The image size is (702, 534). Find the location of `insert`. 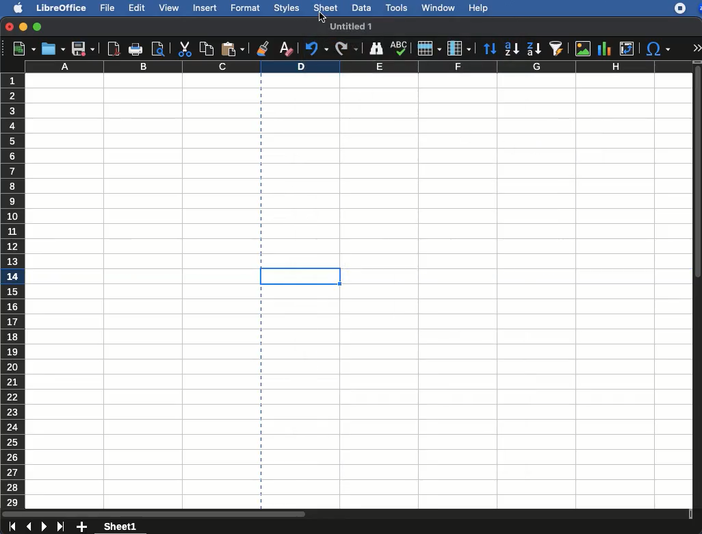

insert is located at coordinates (206, 8).